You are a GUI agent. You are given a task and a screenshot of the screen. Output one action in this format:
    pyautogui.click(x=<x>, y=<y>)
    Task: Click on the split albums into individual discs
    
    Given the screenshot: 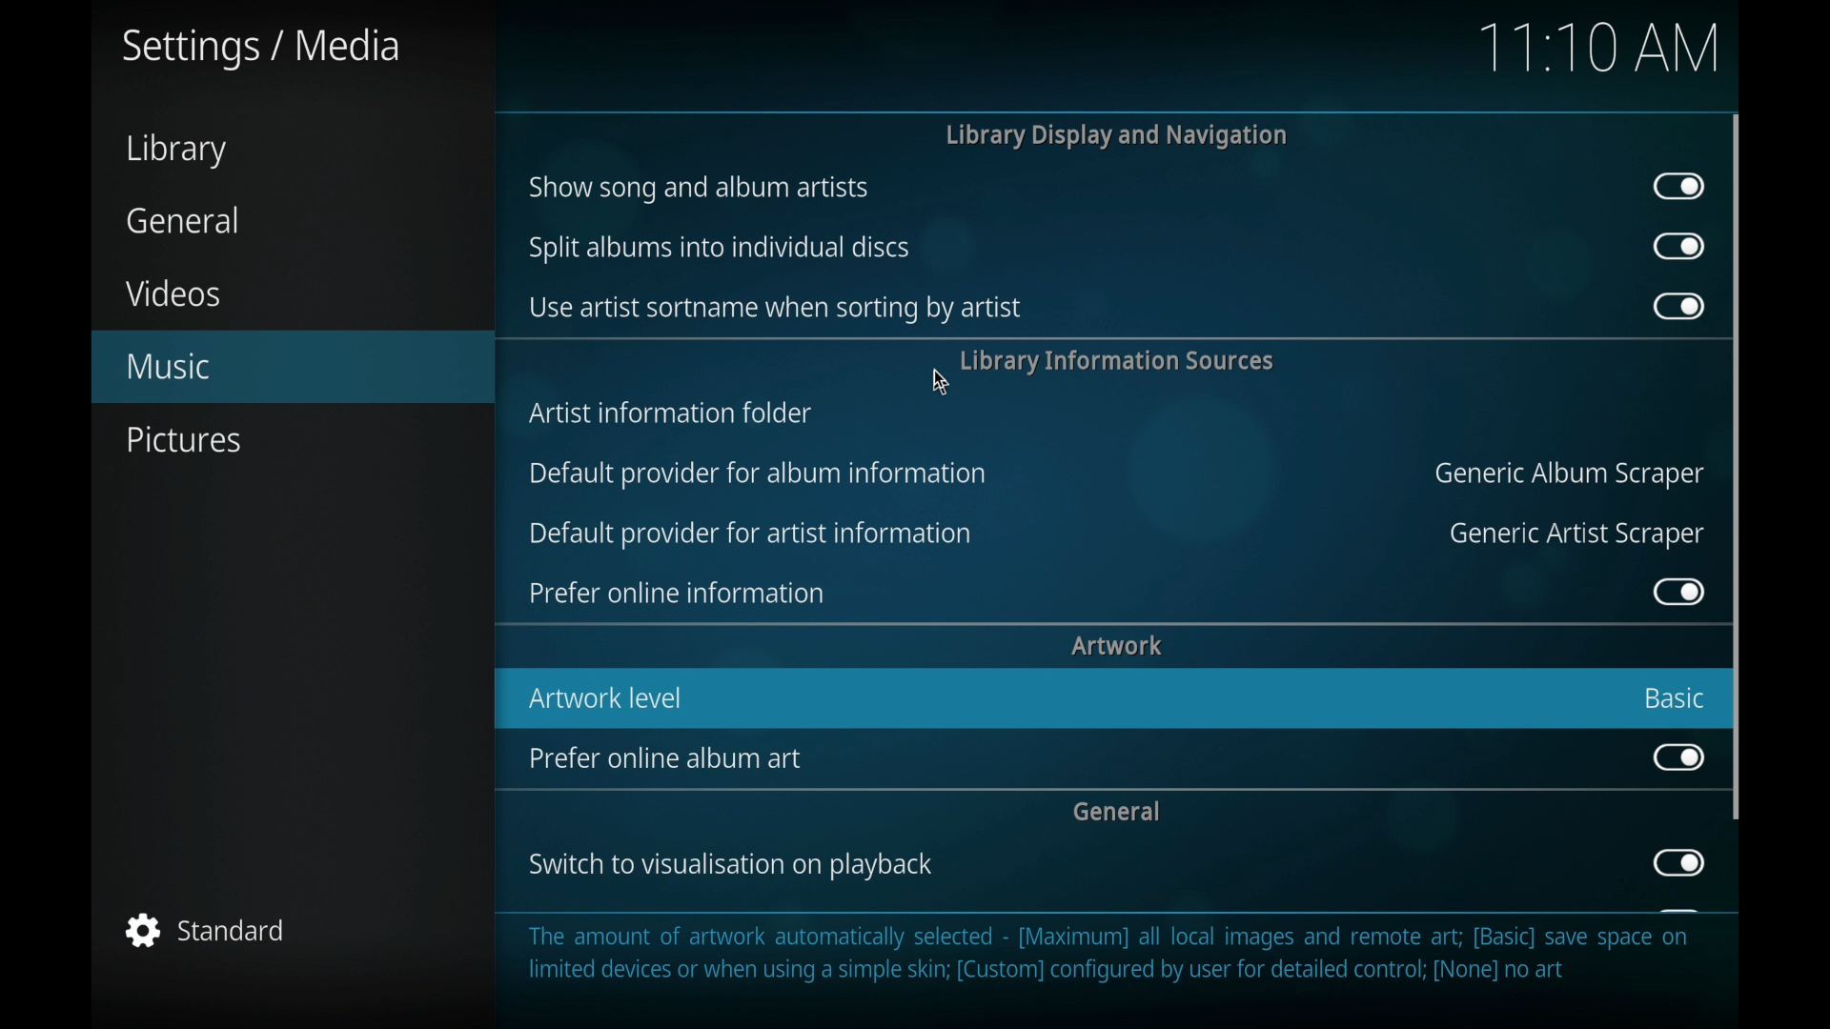 What is the action you would take?
    pyautogui.click(x=720, y=249)
    